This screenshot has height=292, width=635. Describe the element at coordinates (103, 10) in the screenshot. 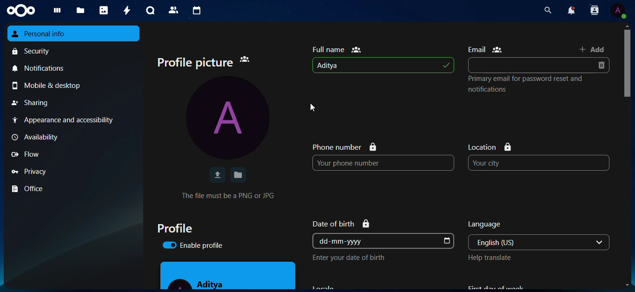

I see `photos` at that location.